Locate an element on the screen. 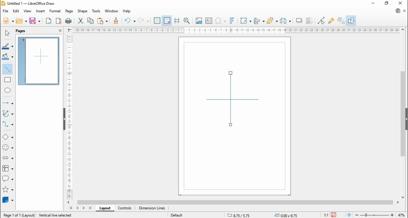  libreoffice update is located at coordinates (397, 11).